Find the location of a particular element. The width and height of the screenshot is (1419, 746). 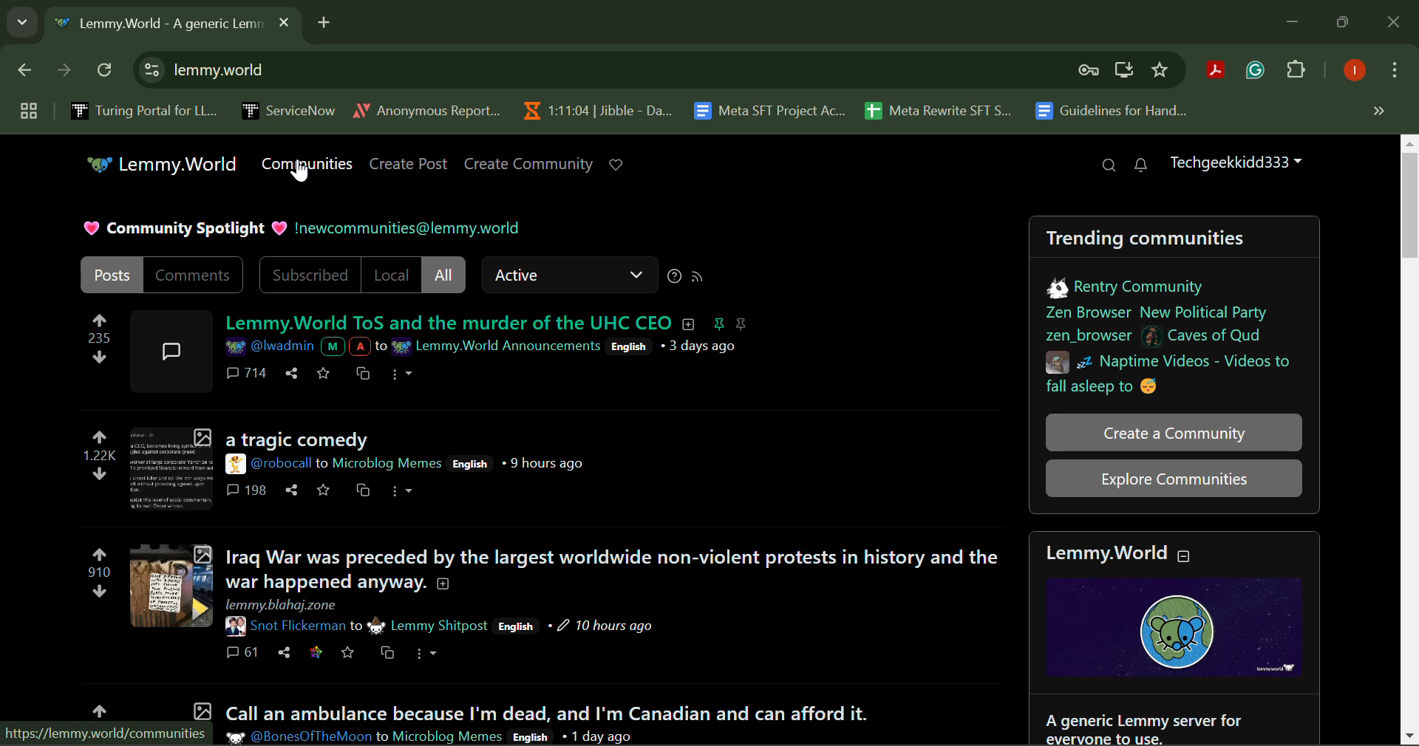

RSS is located at coordinates (699, 276).